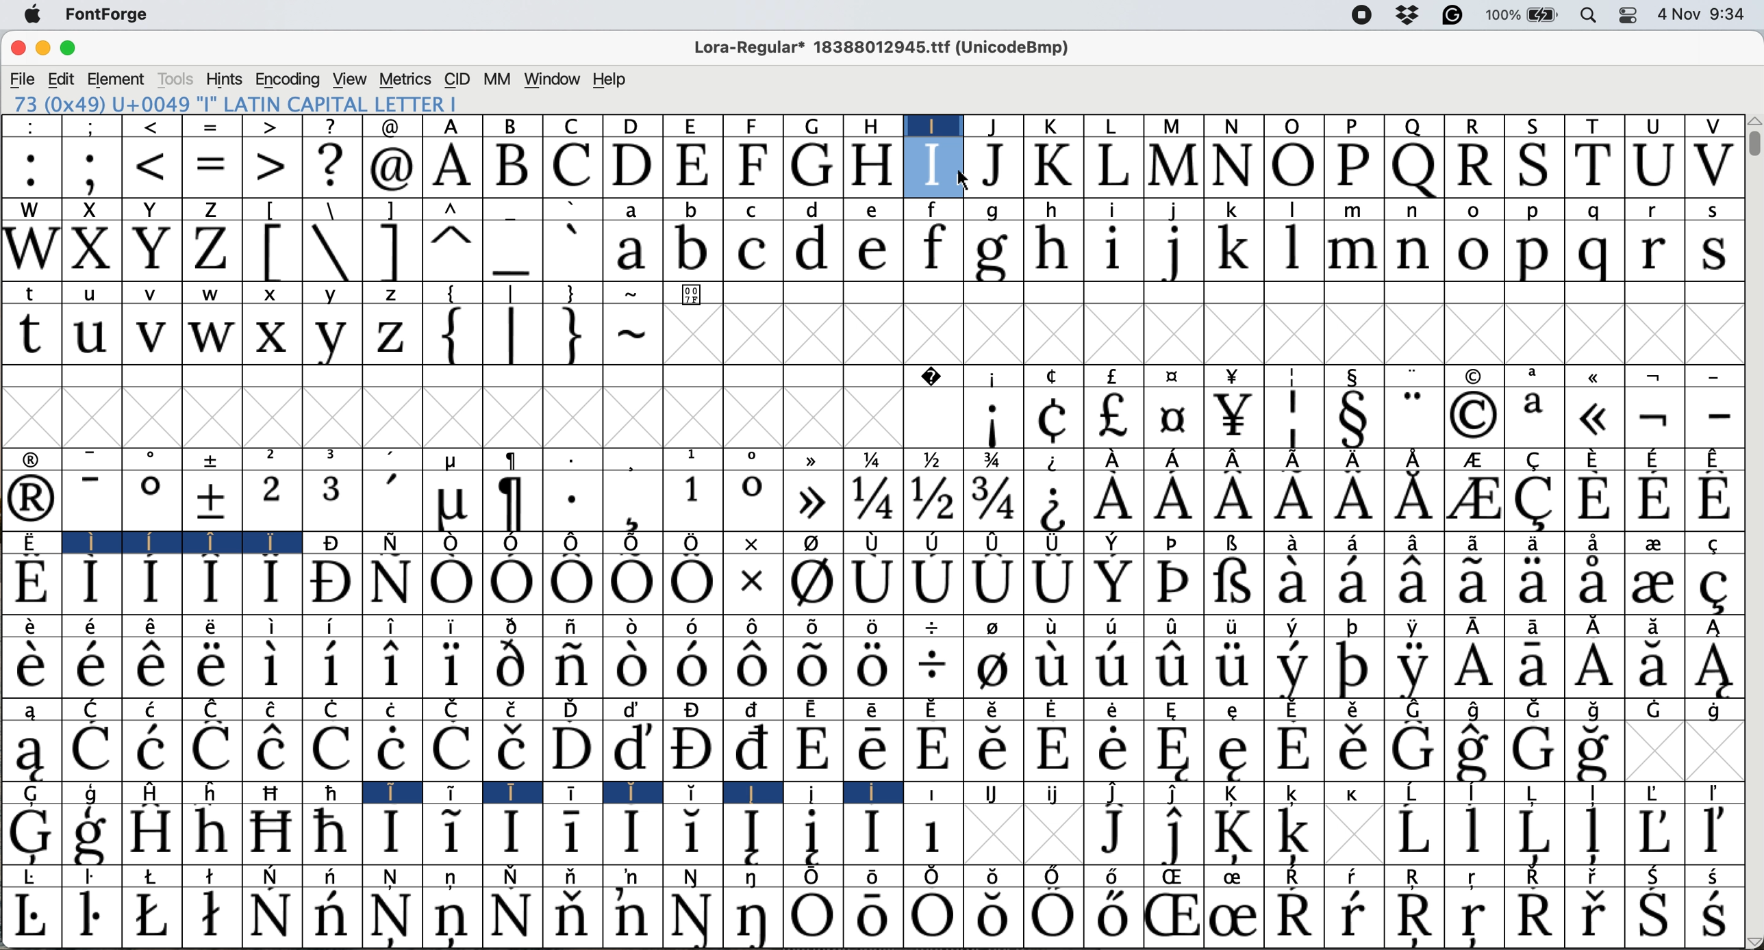  I want to click on j, so click(995, 126).